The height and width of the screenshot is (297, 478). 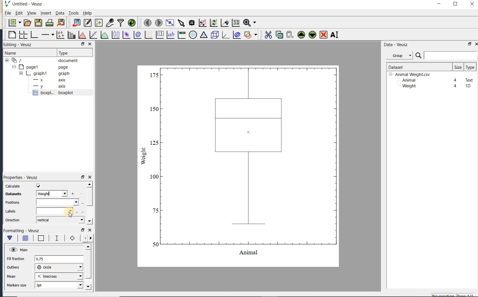 What do you see at coordinates (42, 73) in the screenshot?
I see `graph1` at bounding box center [42, 73].